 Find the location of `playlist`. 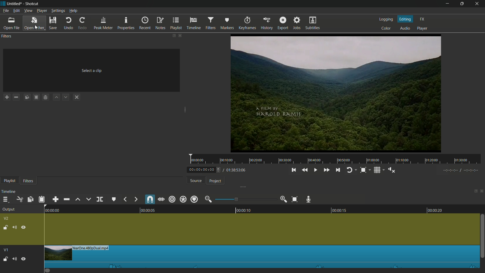

playlist is located at coordinates (9, 180).